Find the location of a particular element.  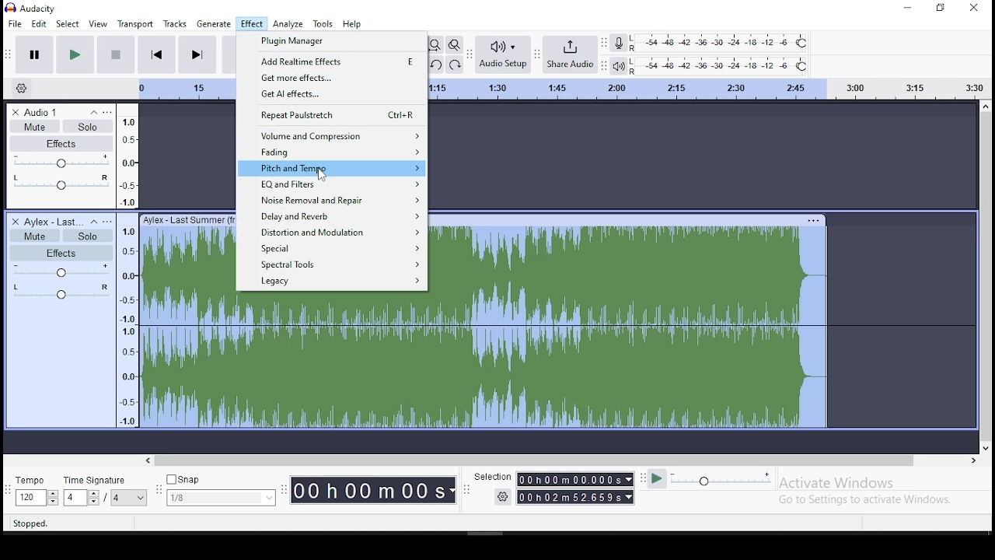

scroll bar is located at coordinates (564, 460).